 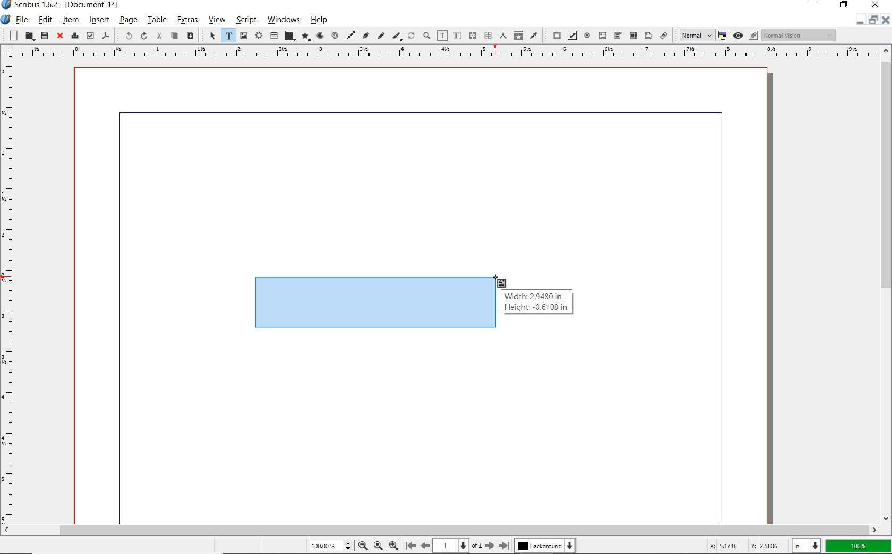 What do you see at coordinates (211, 36) in the screenshot?
I see `select item` at bounding box center [211, 36].